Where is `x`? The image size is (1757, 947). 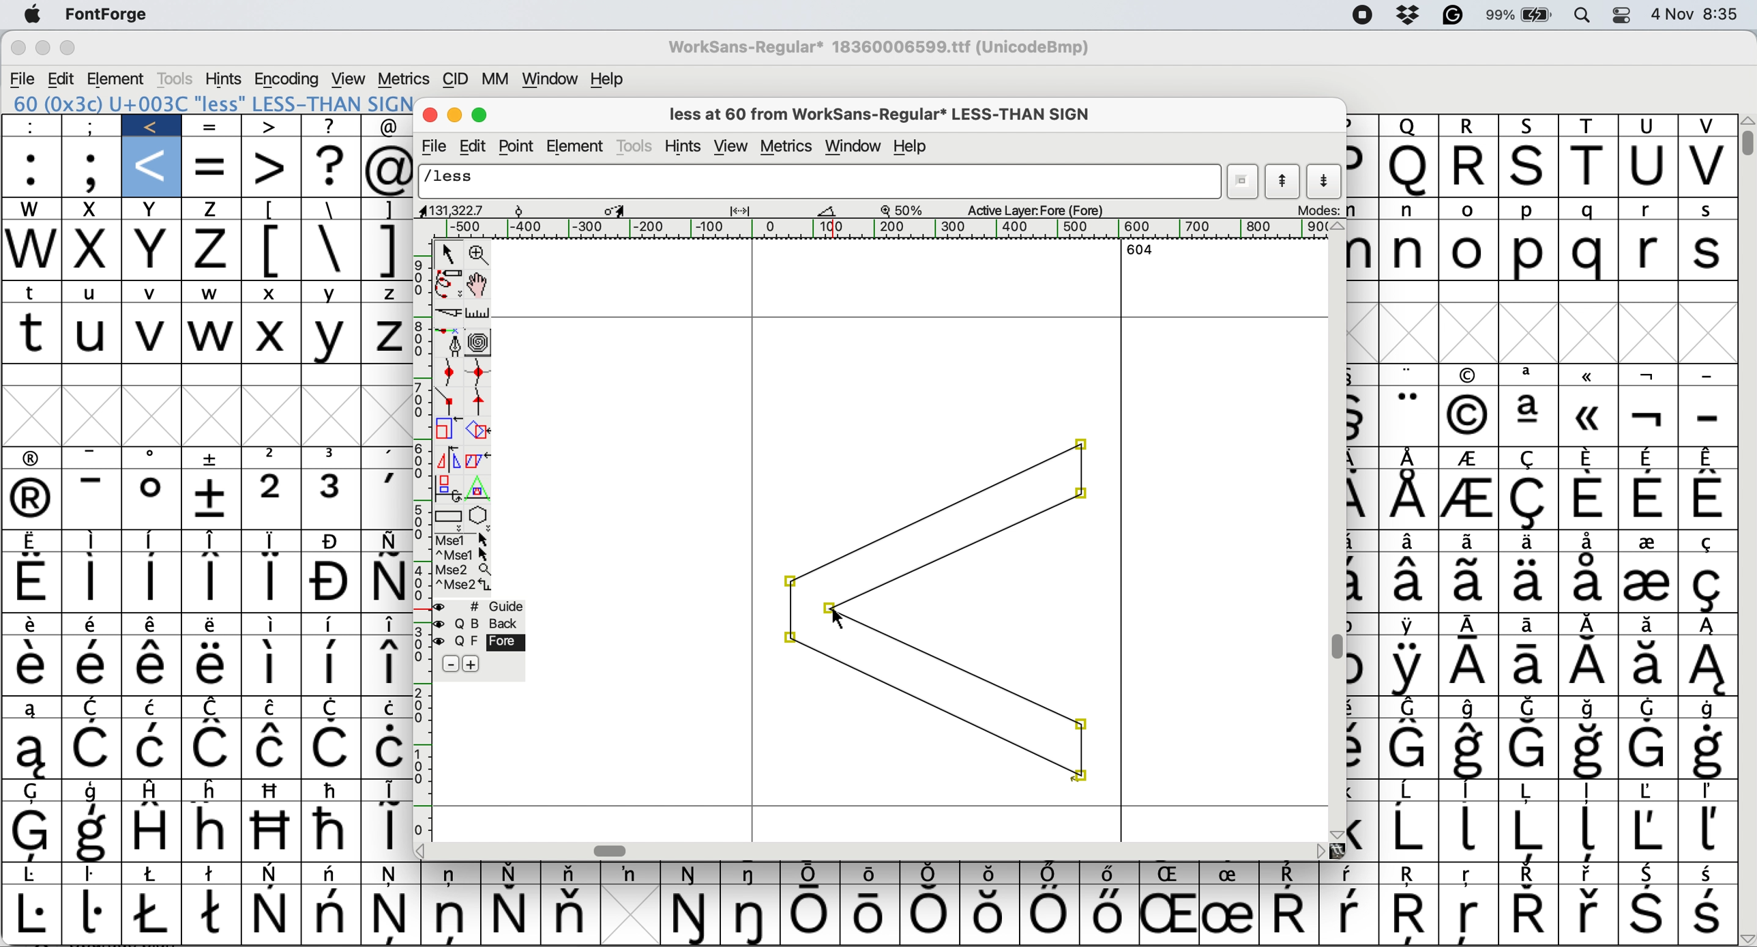 x is located at coordinates (156, 250).